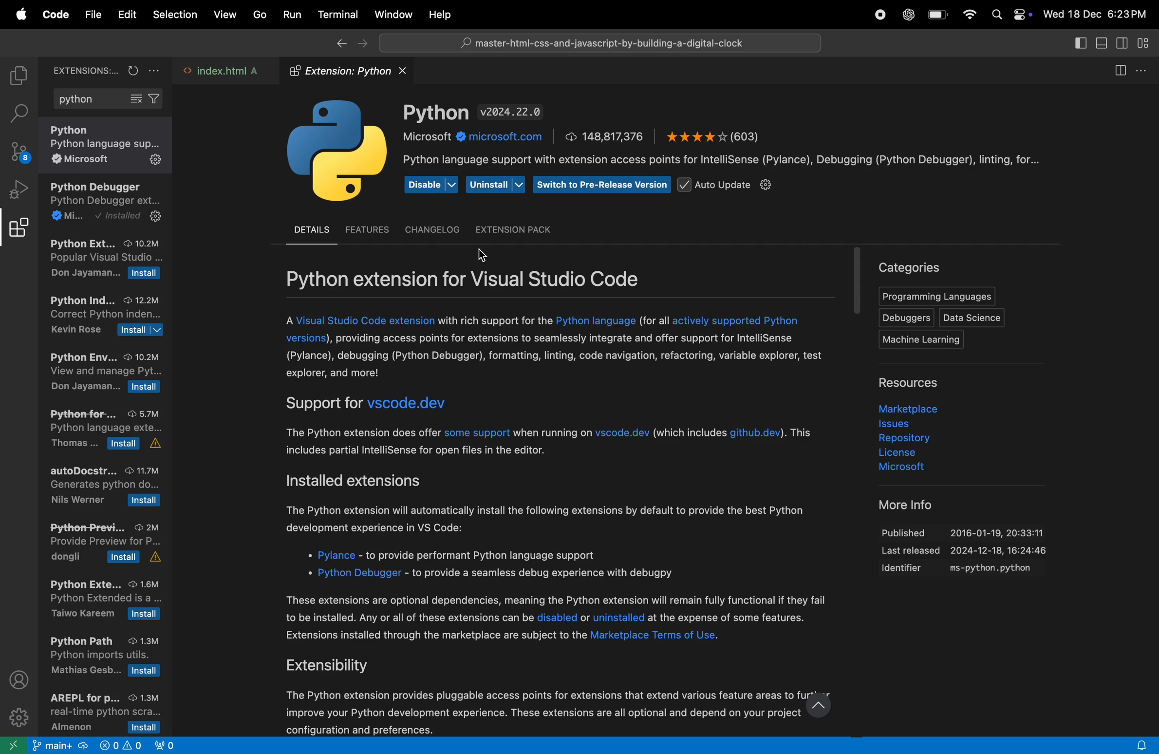 This screenshot has height=754, width=1159. I want to click on python extensions, so click(104, 261).